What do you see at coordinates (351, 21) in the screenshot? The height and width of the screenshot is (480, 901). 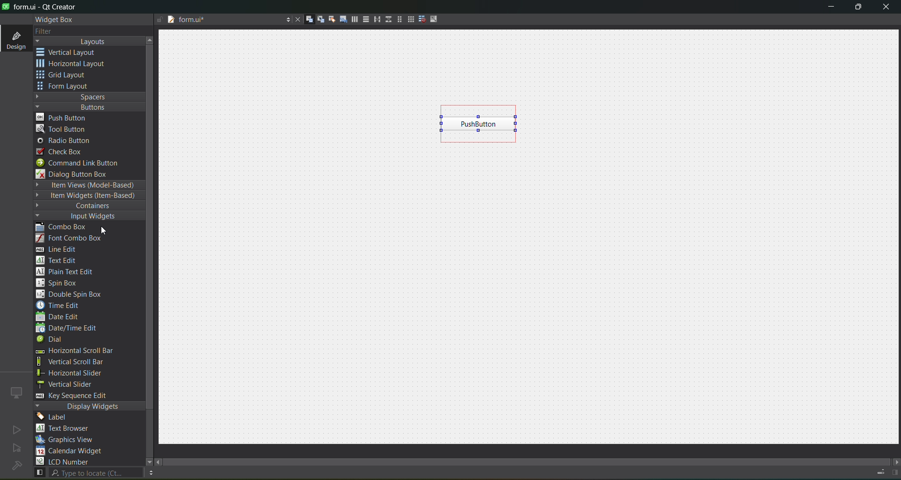 I see `layout horizontally` at bounding box center [351, 21].